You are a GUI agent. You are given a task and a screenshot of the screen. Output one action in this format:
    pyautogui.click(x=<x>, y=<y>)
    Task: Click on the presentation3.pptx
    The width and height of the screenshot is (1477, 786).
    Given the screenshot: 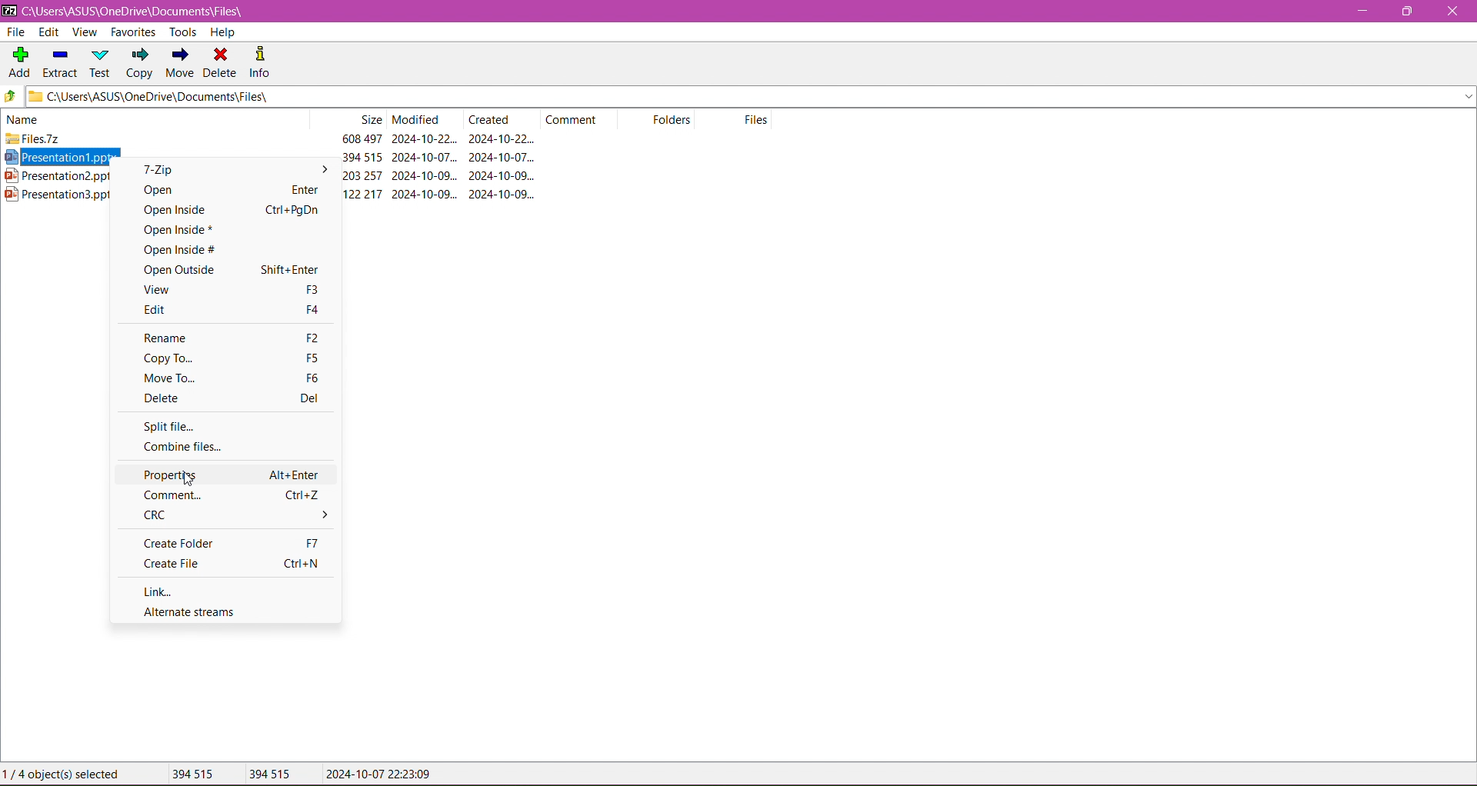 What is the action you would take?
    pyautogui.click(x=55, y=195)
    